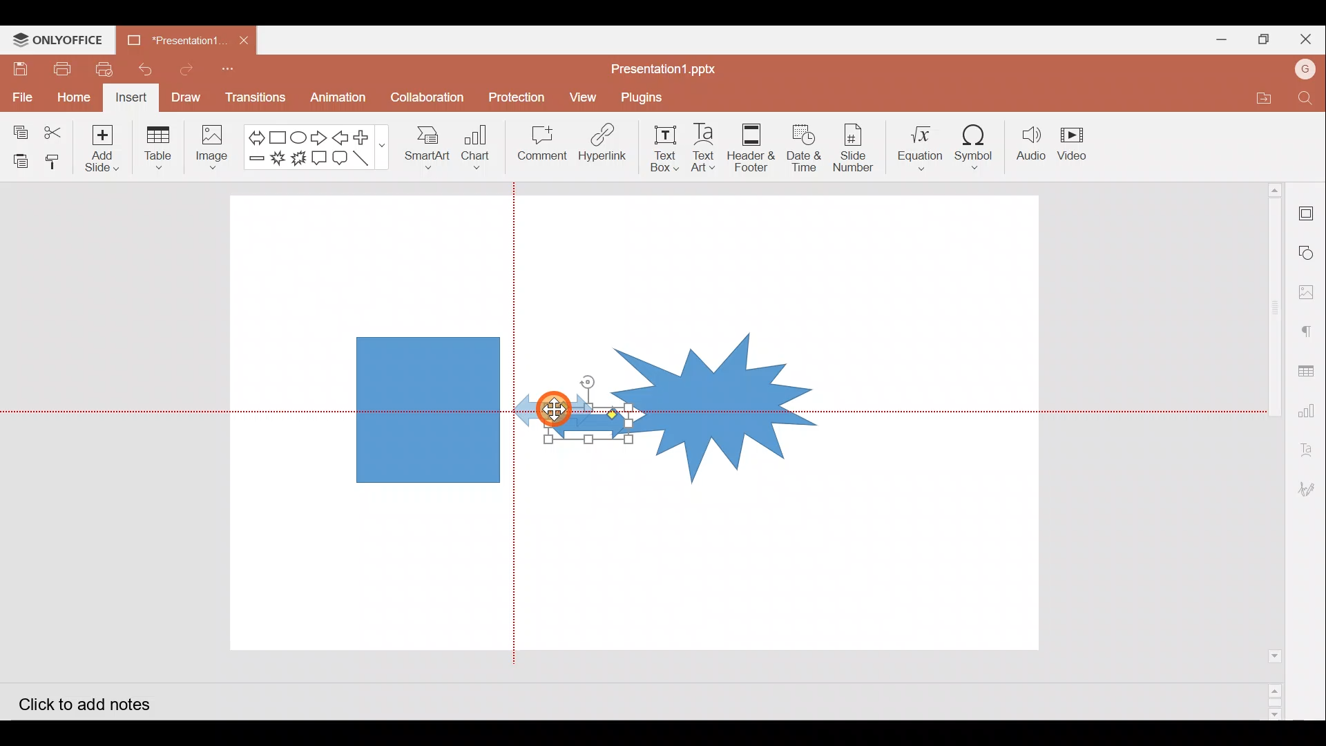 Image resolution: width=1326 pixels, height=746 pixels. Describe the element at coordinates (191, 71) in the screenshot. I see `Redo` at that location.